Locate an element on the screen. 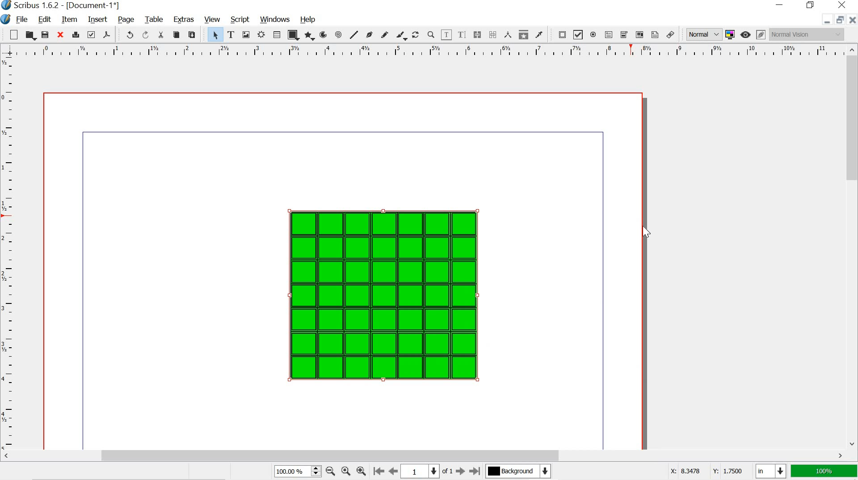 This screenshot has height=480, width=858. rotate item is located at coordinates (415, 35).